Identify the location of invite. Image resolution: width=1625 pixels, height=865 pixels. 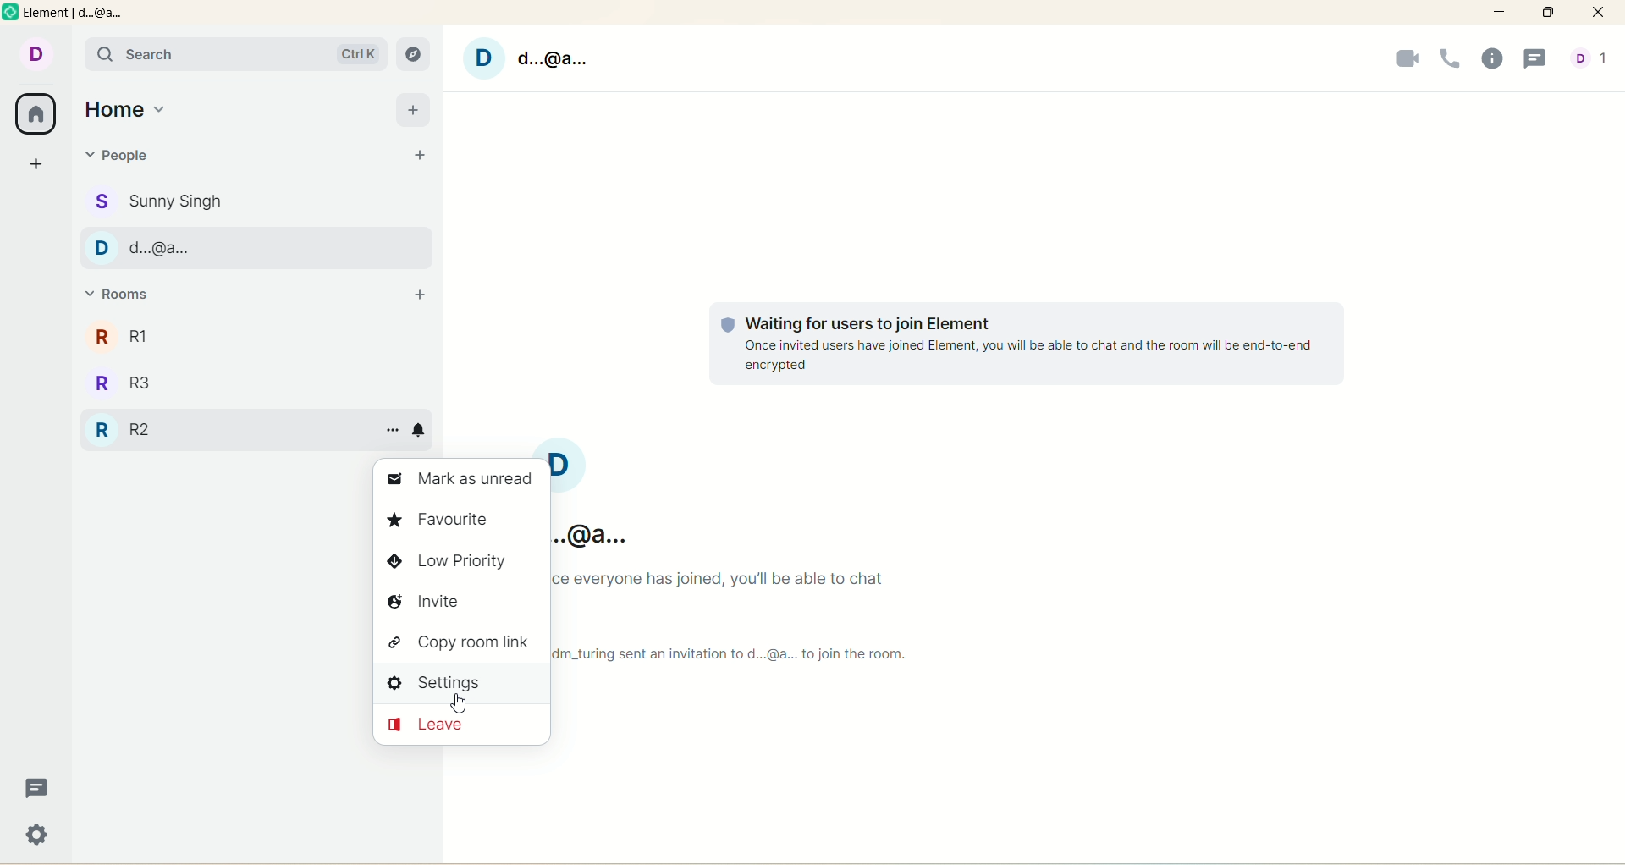
(461, 604).